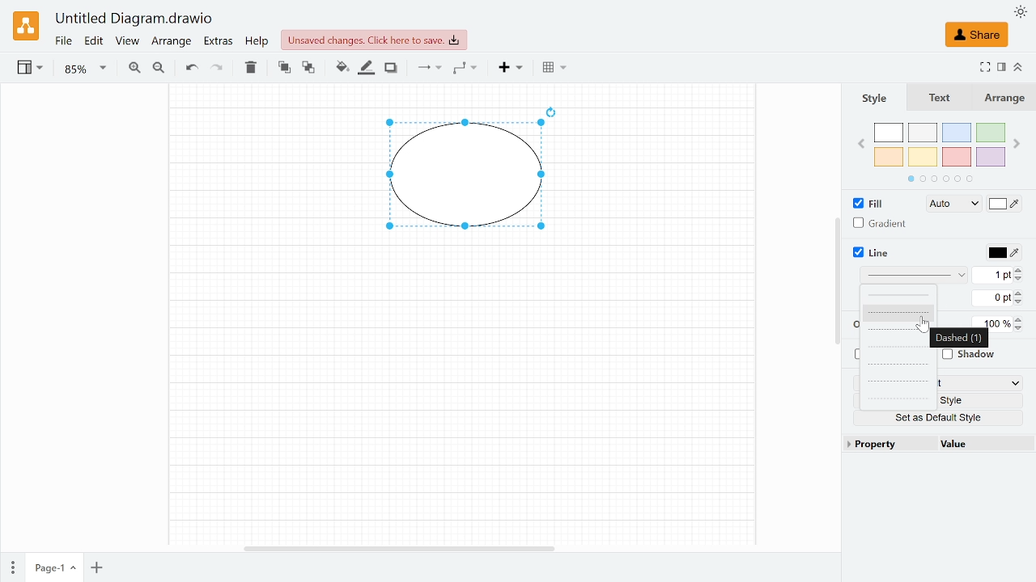 This screenshot has width=1036, height=582. Describe the element at coordinates (54, 569) in the screenshot. I see `Current page(Page 1)` at that location.